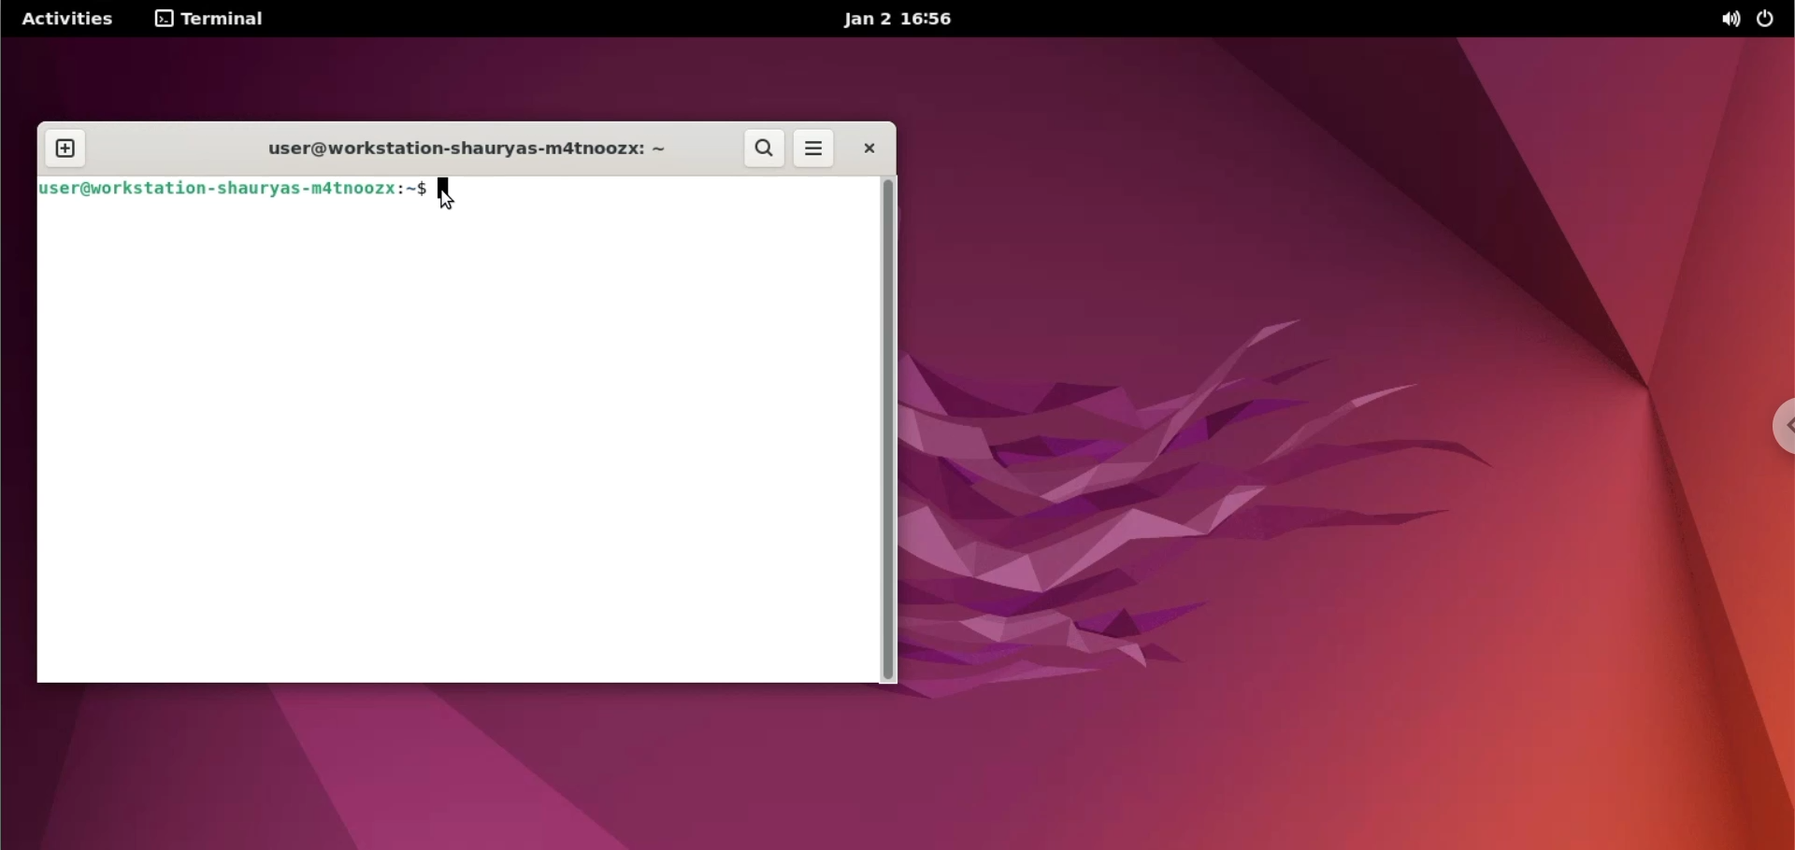 The image size is (1795, 850). I want to click on search, so click(760, 148).